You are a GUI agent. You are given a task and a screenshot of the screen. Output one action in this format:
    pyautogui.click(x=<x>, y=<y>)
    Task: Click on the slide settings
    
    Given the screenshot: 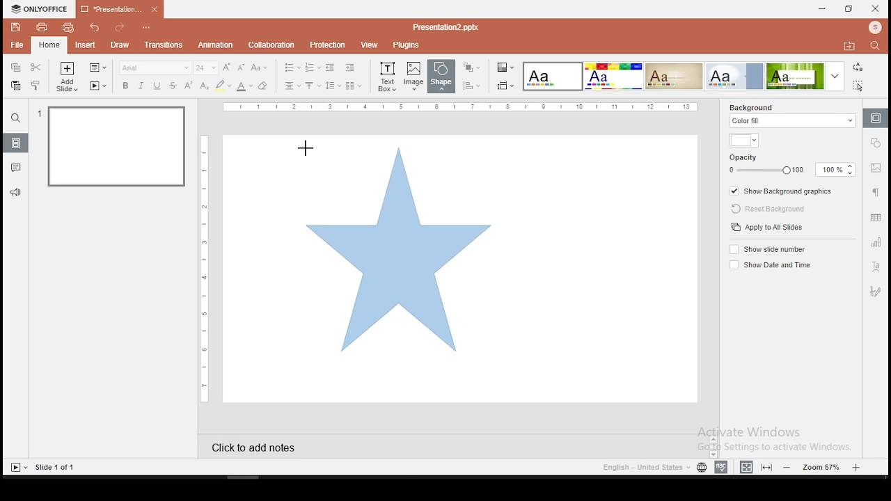 What is the action you would take?
    pyautogui.click(x=874, y=118)
    